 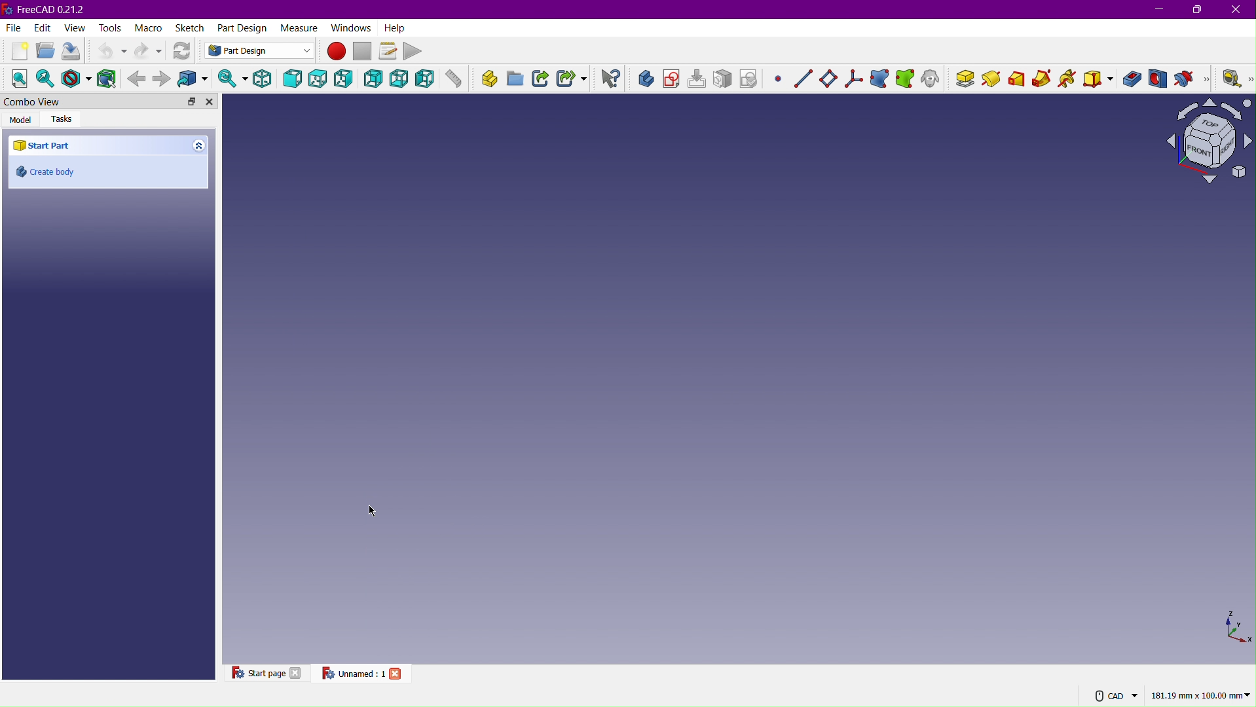 What do you see at coordinates (515, 80) in the screenshot?
I see `Create group` at bounding box center [515, 80].